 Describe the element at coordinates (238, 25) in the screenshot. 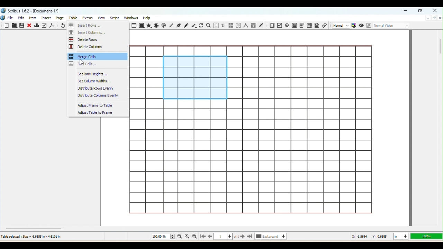

I see `Unlink text frames` at that location.